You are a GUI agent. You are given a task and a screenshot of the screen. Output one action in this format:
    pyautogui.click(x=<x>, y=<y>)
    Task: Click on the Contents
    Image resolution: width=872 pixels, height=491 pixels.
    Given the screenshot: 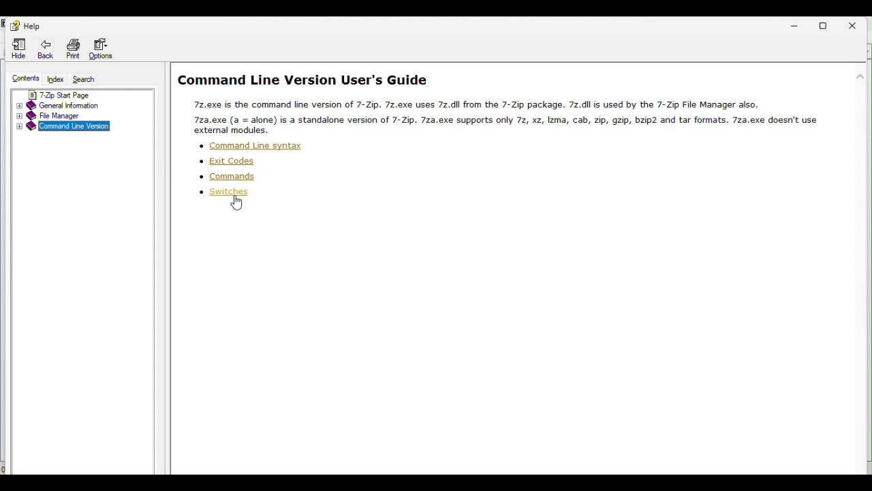 What is the action you would take?
    pyautogui.click(x=25, y=79)
    